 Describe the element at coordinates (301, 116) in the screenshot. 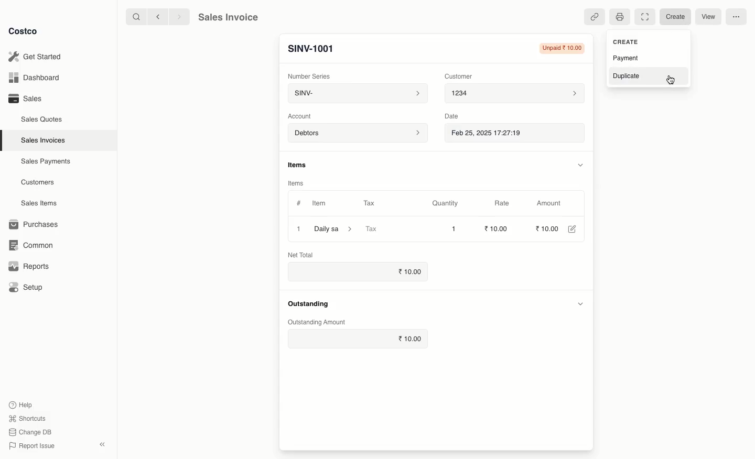

I see `‘Account` at that location.